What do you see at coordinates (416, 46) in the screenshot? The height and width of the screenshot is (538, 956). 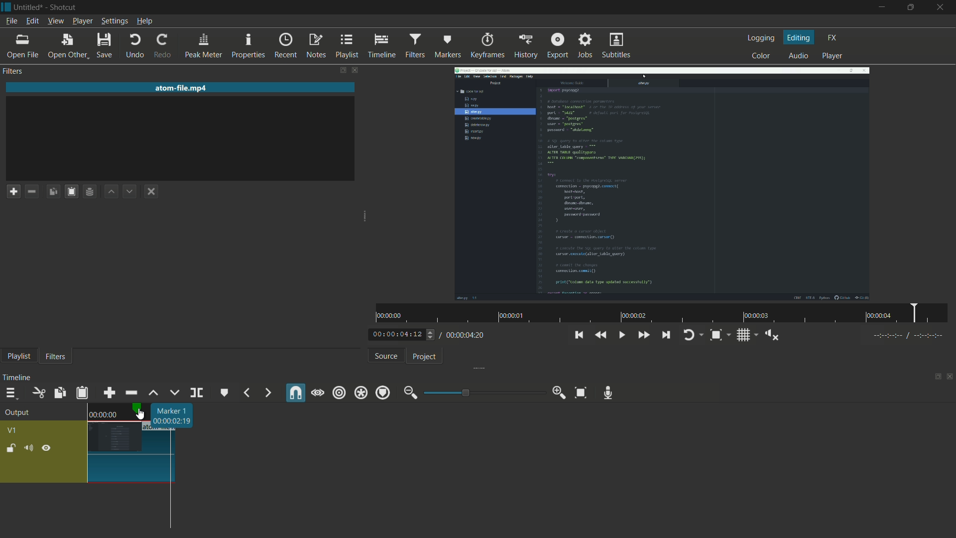 I see `filter` at bounding box center [416, 46].